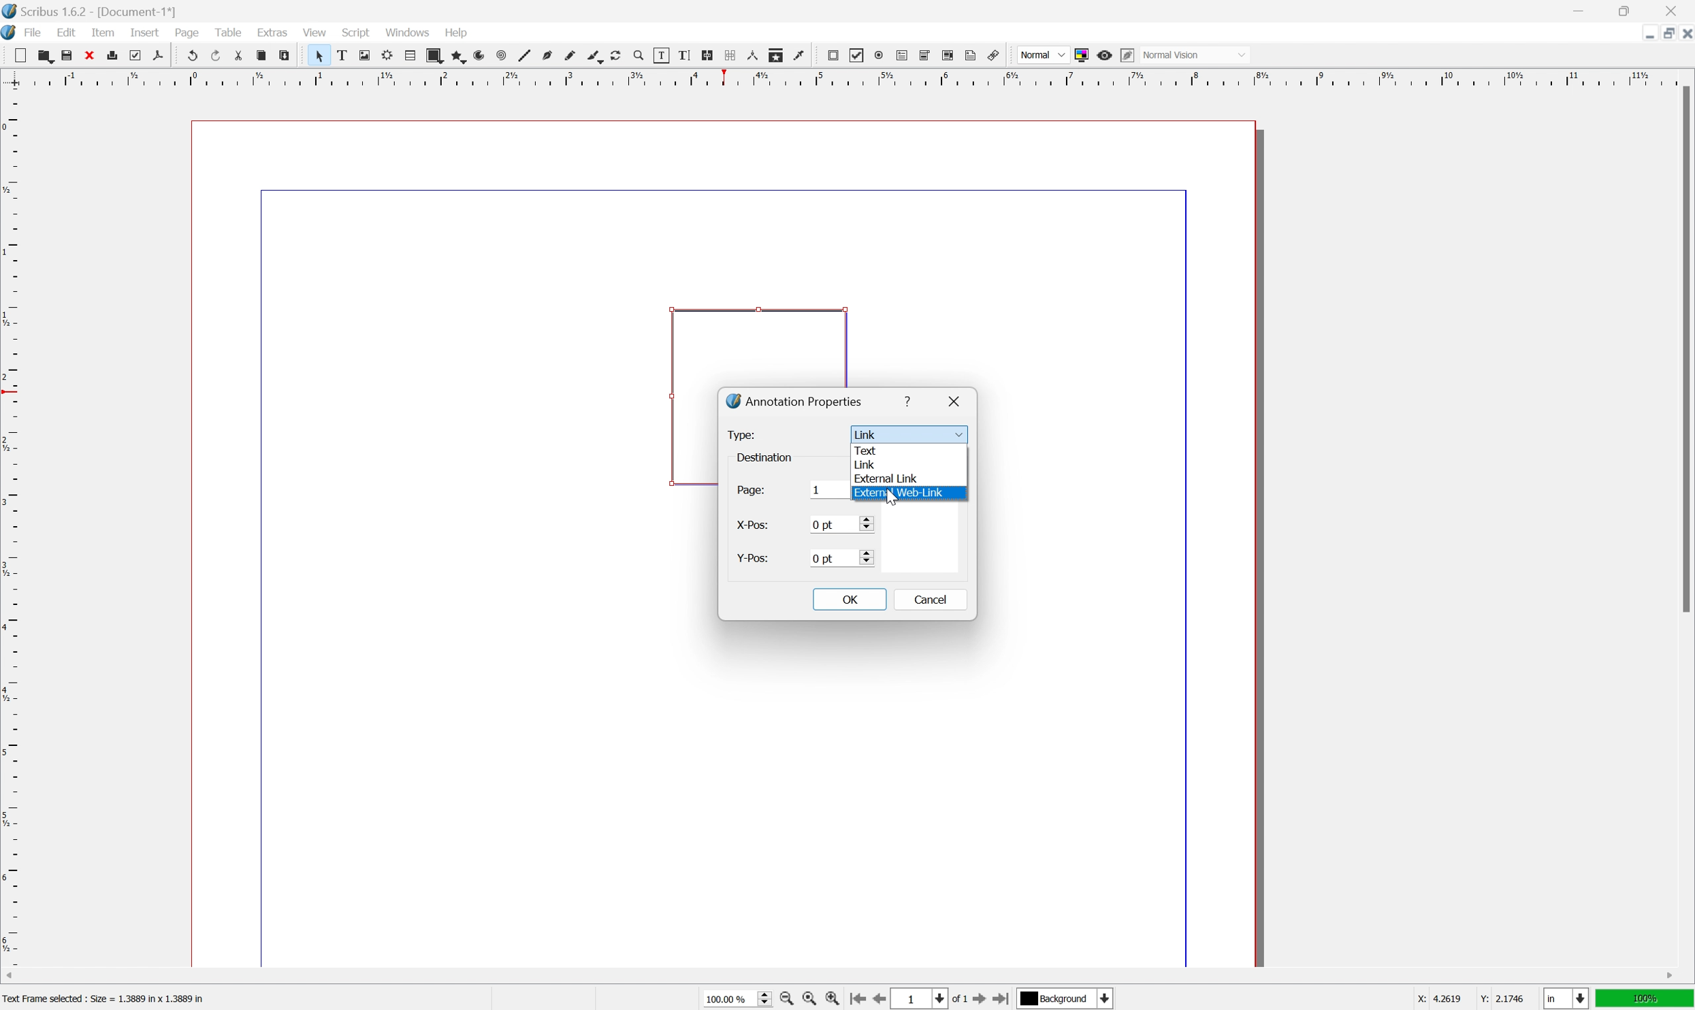  I want to click on table, so click(227, 31).